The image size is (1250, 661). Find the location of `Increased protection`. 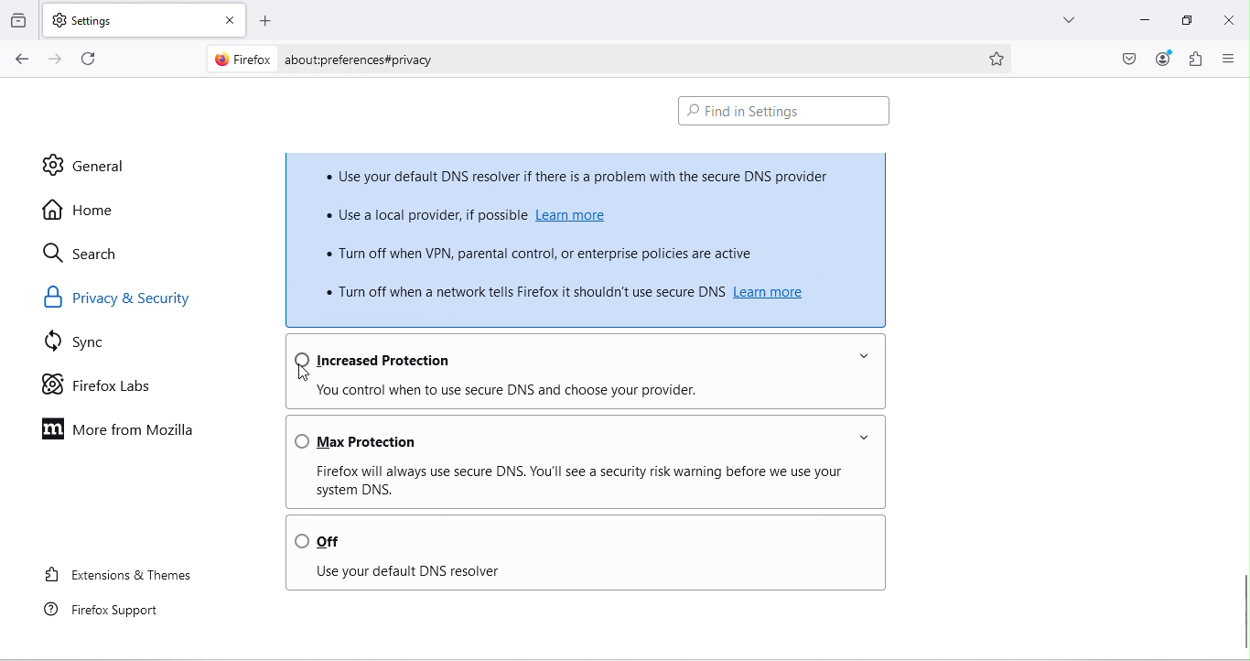

Increased protection is located at coordinates (582, 355).